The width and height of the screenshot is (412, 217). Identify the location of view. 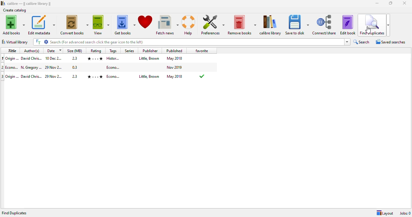
(101, 25).